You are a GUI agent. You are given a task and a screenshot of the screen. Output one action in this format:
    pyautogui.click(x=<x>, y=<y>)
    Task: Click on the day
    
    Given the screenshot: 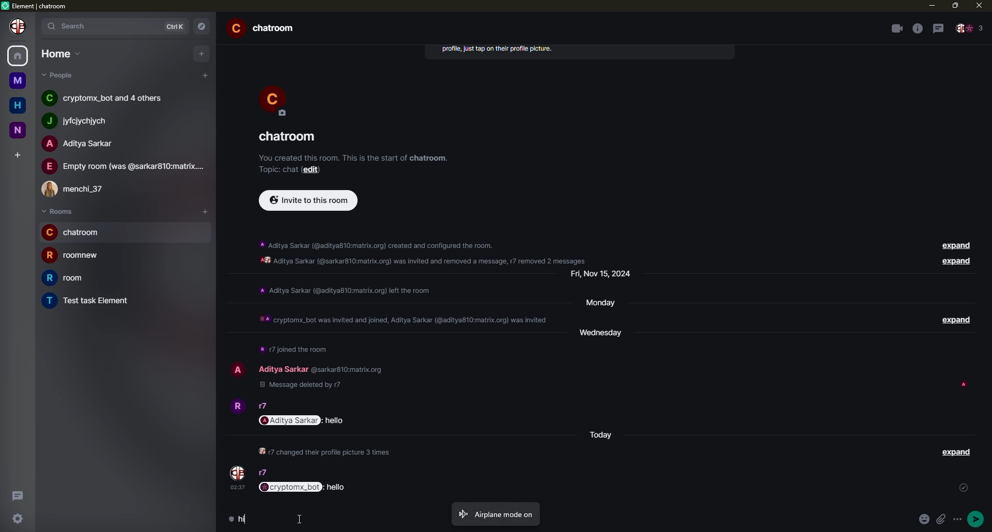 What is the action you would take?
    pyautogui.click(x=602, y=304)
    